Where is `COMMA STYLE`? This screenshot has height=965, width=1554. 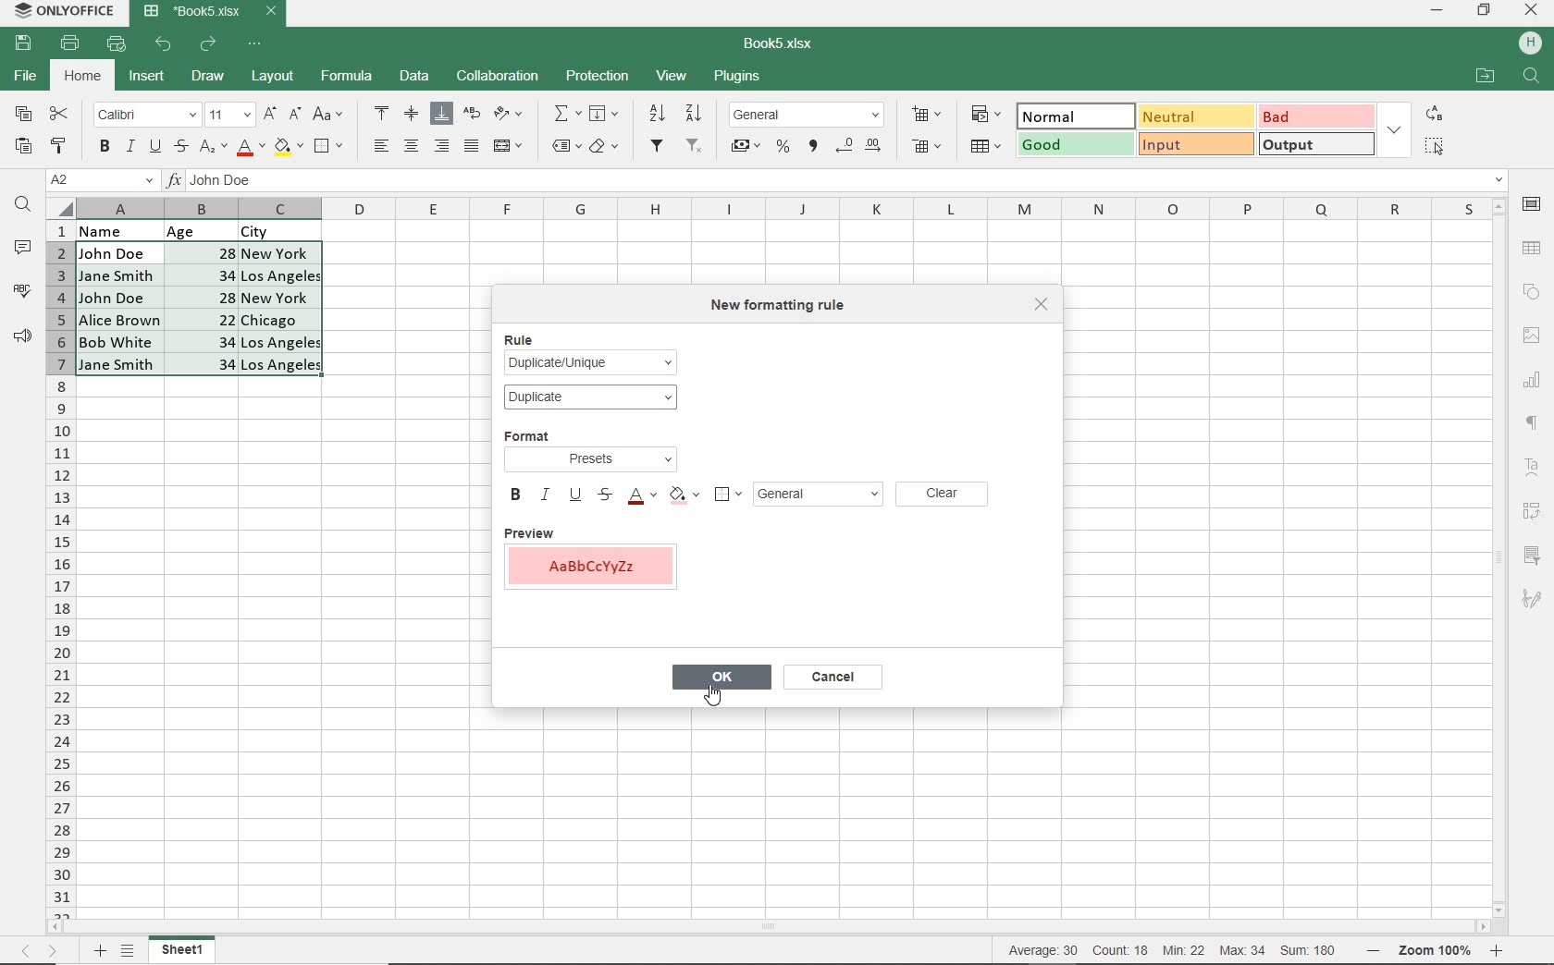 COMMA STYLE is located at coordinates (811, 146).